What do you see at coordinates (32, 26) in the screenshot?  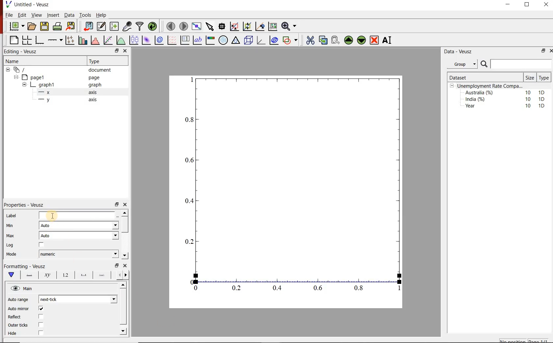 I see `open document` at bounding box center [32, 26].